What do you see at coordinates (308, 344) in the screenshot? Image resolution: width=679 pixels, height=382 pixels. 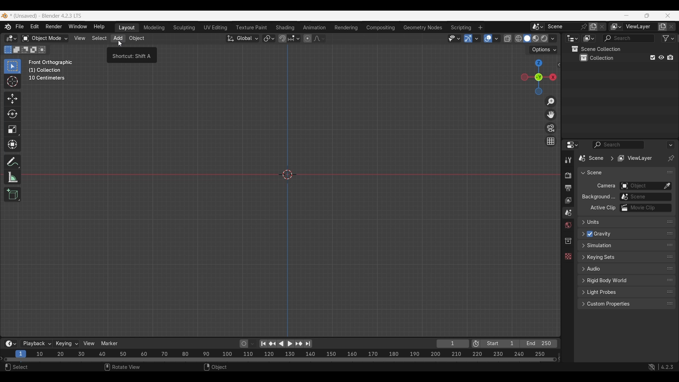 I see `Jump to end point` at bounding box center [308, 344].